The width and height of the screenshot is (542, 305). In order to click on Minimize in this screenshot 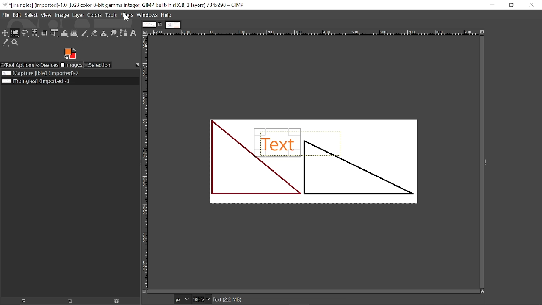, I will do `click(490, 5)`.